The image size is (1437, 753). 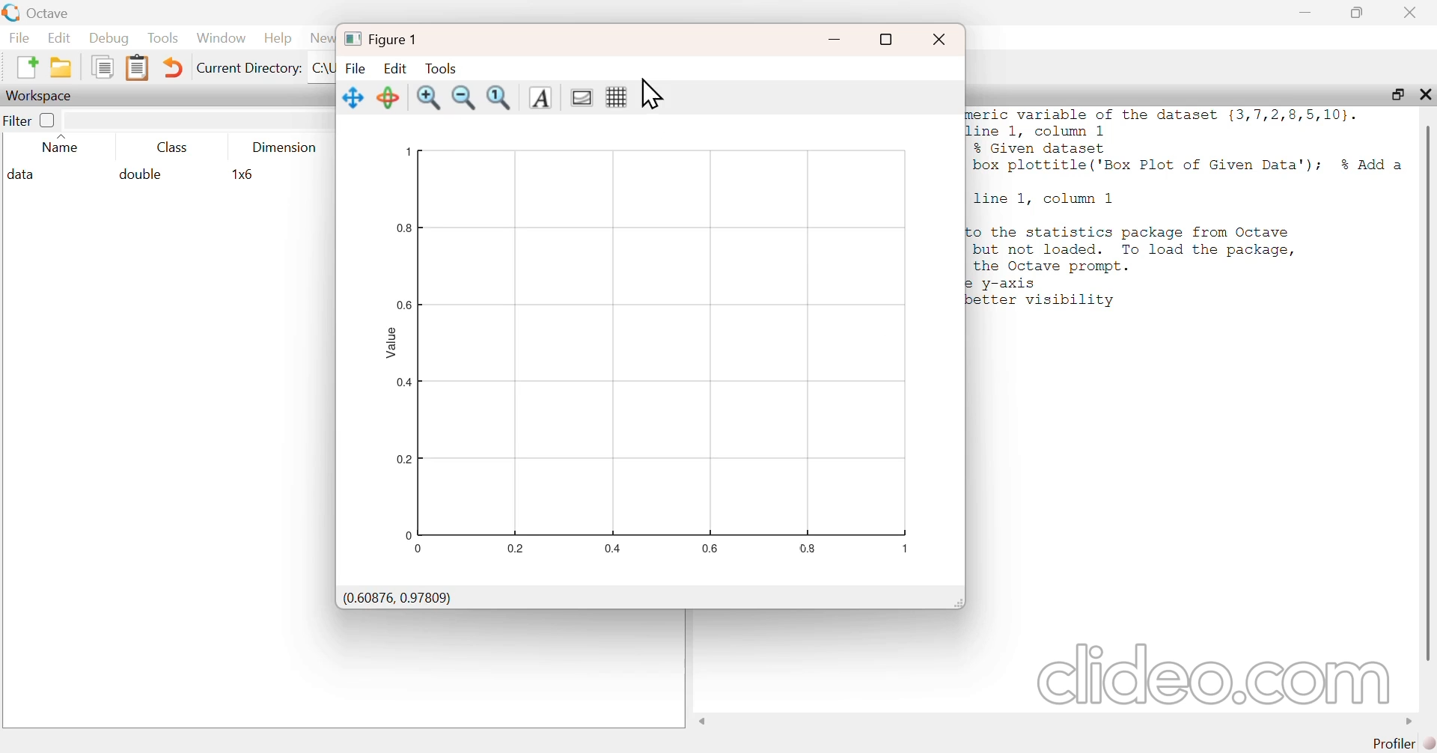 I want to click on news, so click(x=322, y=39).